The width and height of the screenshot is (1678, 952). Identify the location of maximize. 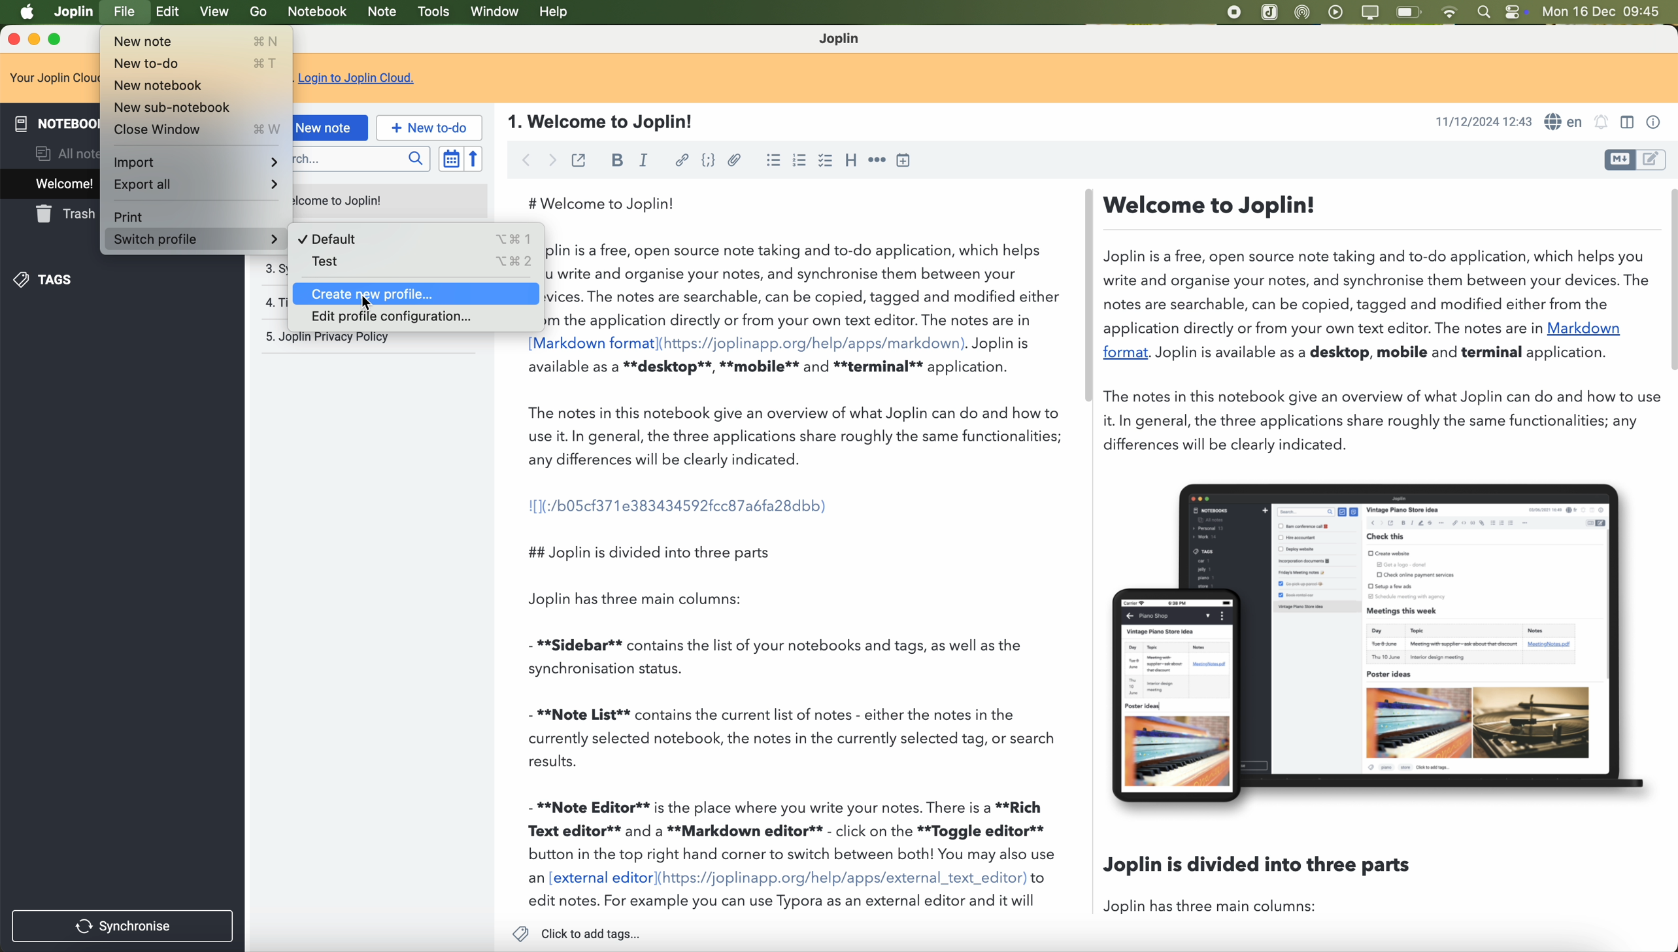
(58, 40).